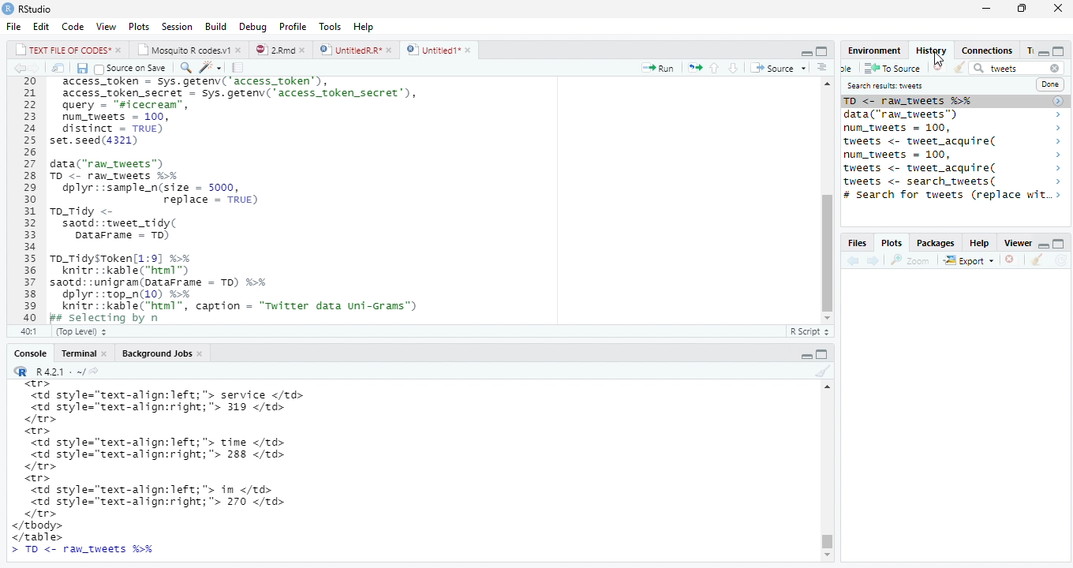 Image resolution: width=1073 pixels, height=568 pixels. What do you see at coordinates (237, 67) in the screenshot?
I see `compile report` at bounding box center [237, 67].